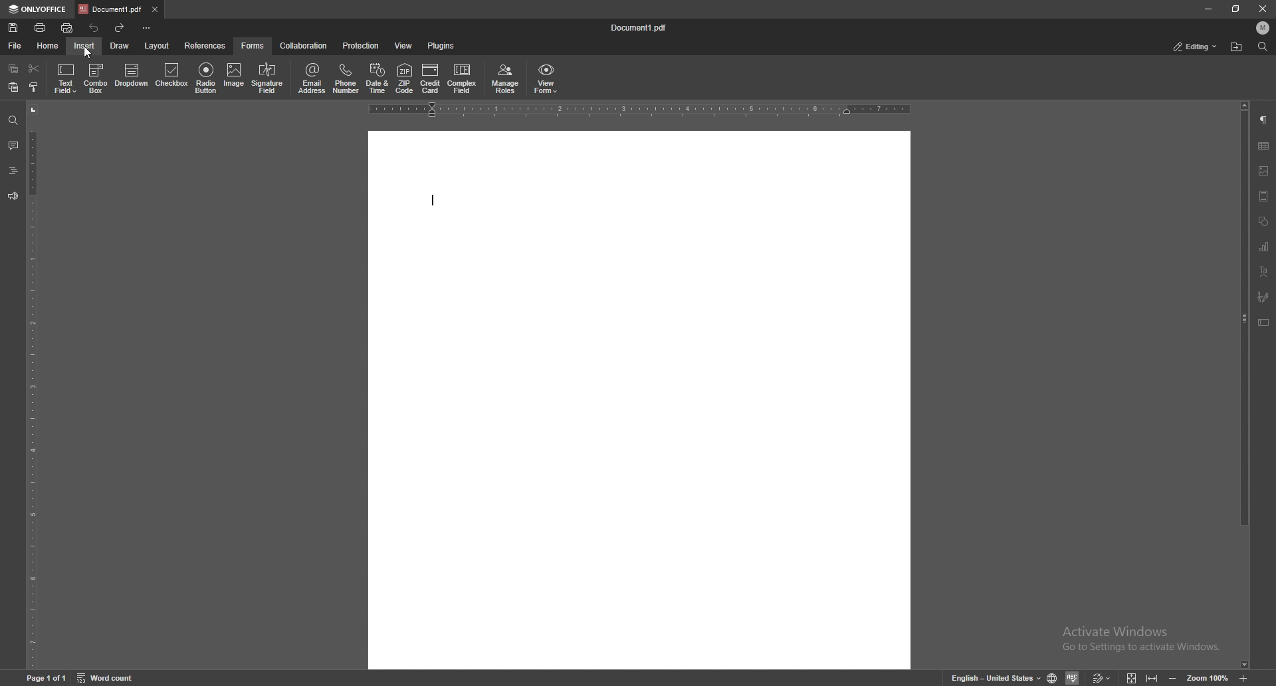 The image size is (1276, 686). What do you see at coordinates (1263, 146) in the screenshot?
I see `tables` at bounding box center [1263, 146].